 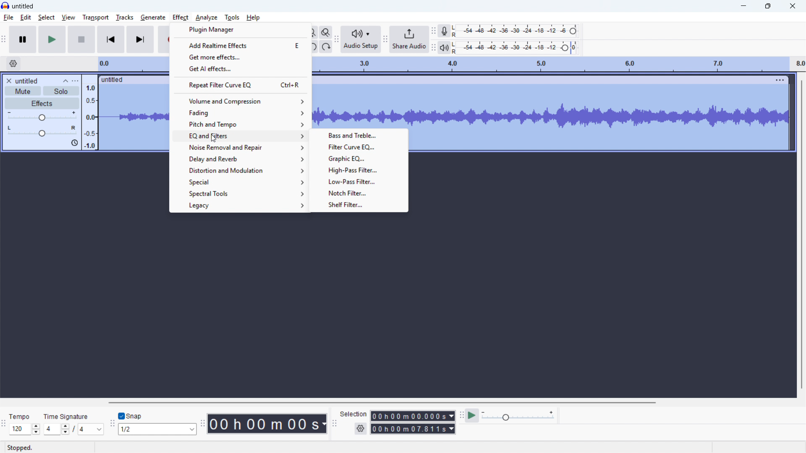 I want to click on Low pass filter, so click(x=358, y=181).